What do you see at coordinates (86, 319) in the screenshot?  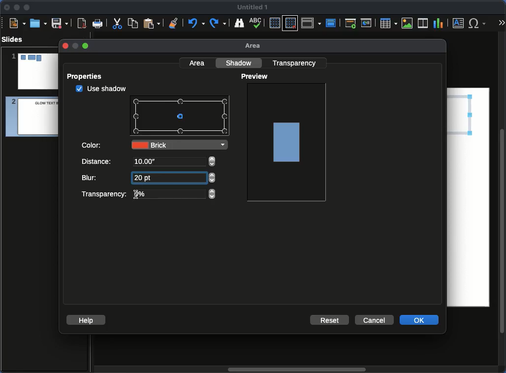 I see `Help` at bounding box center [86, 319].